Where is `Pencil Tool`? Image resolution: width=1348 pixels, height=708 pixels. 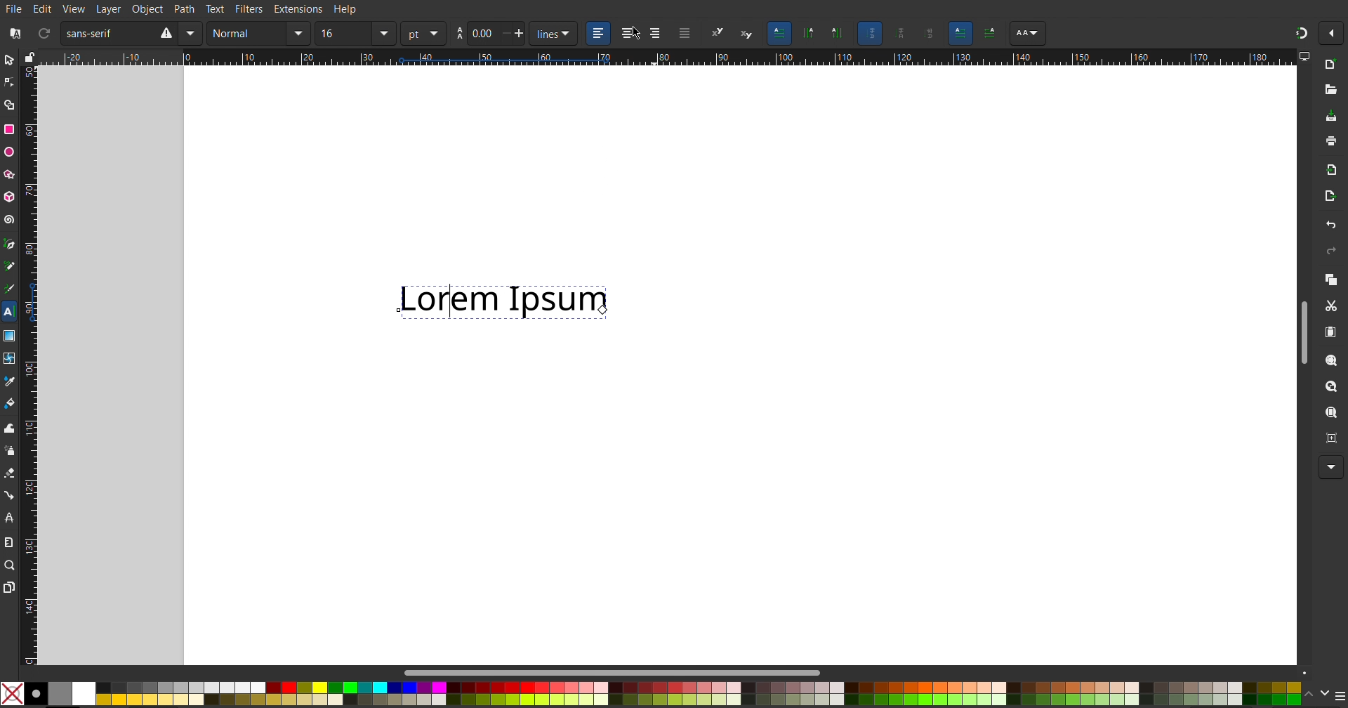
Pencil Tool is located at coordinates (12, 266).